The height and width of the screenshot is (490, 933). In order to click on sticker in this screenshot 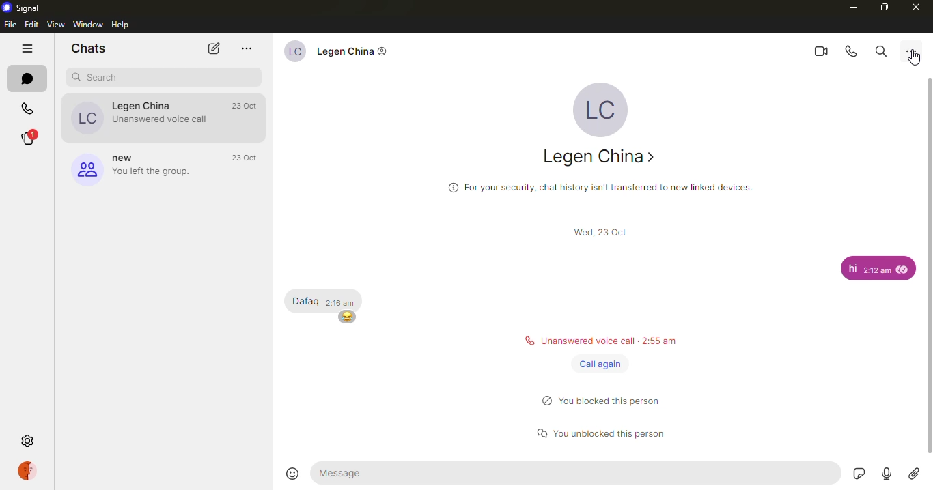, I will do `click(859, 475)`.